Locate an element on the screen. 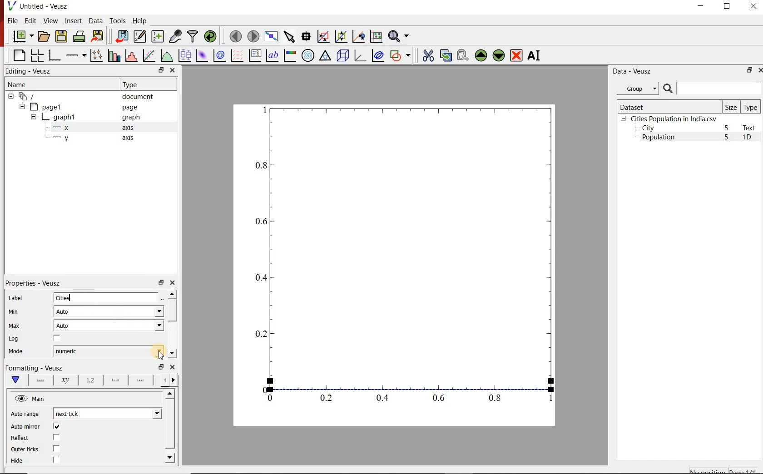 The width and height of the screenshot is (763, 474). CLOSE is located at coordinates (753, 7).